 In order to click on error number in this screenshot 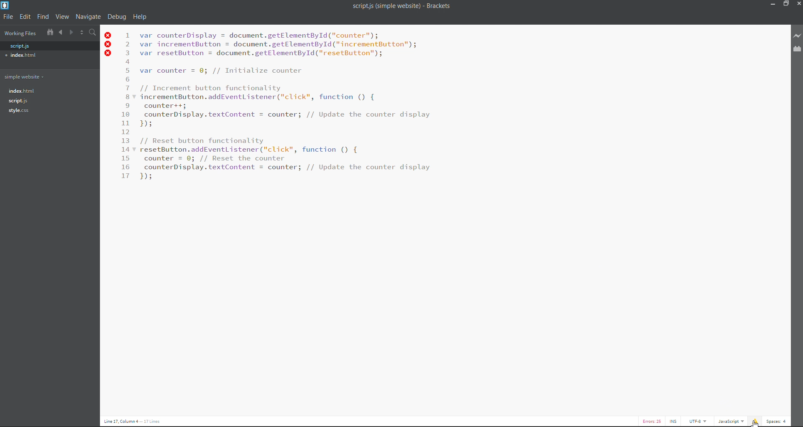, I will do `click(655, 421)`.